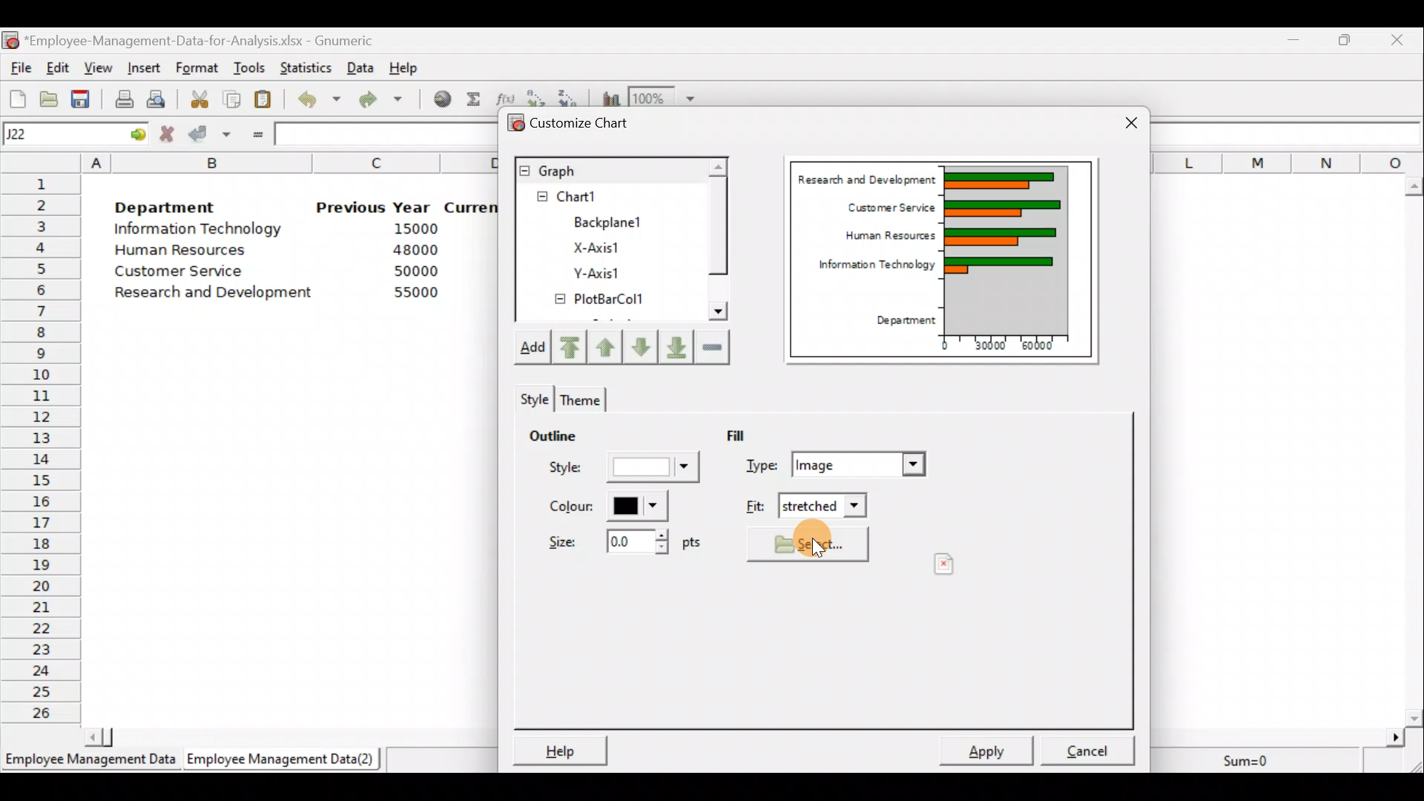 The width and height of the screenshot is (1424, 801). What do you see at coordinates (199, 66) in the screenshot?
I see `Format` at bounding box center [199, 66].